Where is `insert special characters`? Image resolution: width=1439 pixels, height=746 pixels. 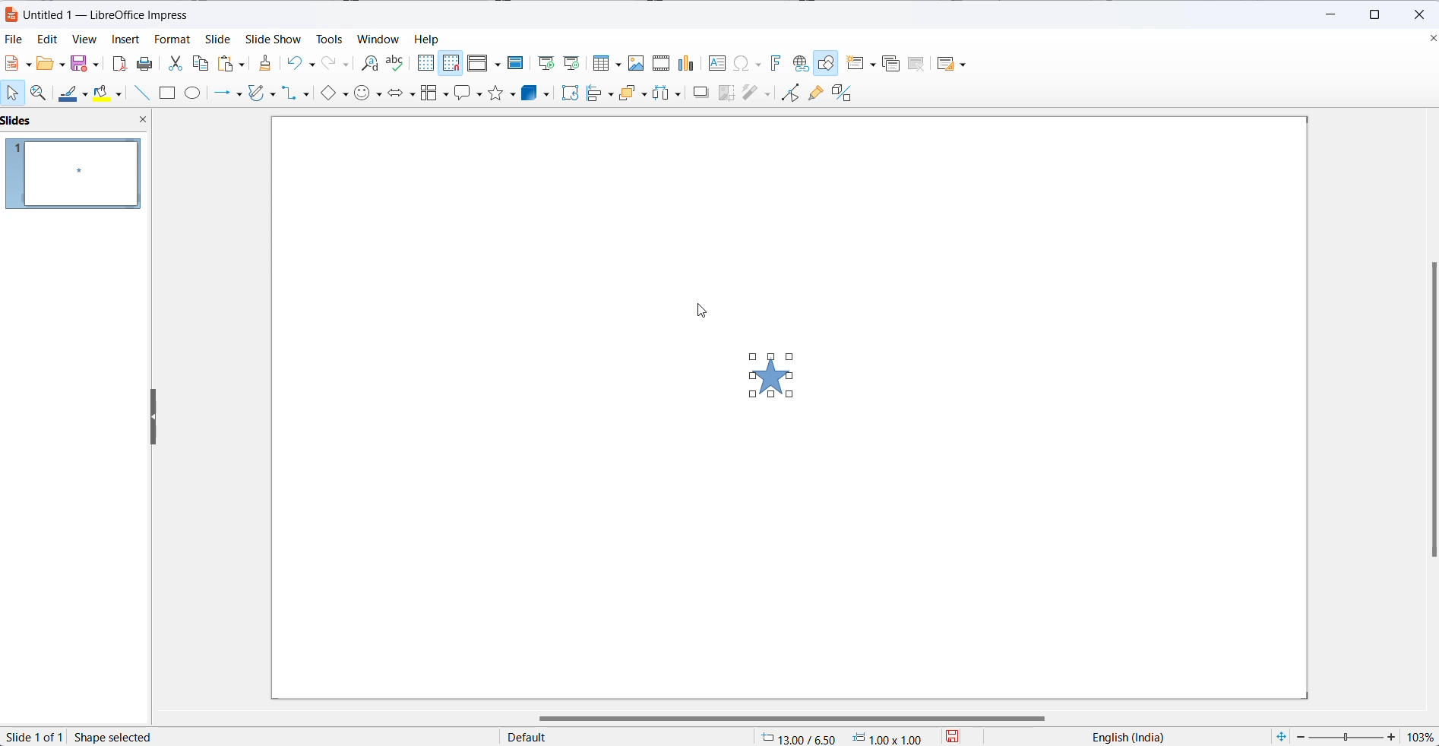 insert special characters is located at coordinates (747, 63).